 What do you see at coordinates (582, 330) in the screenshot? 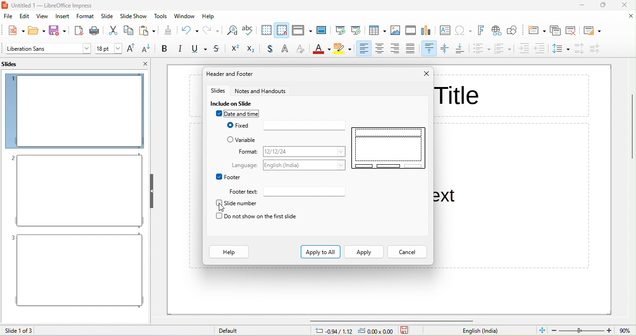
I see `zoom` at bounding box center [582, 330].